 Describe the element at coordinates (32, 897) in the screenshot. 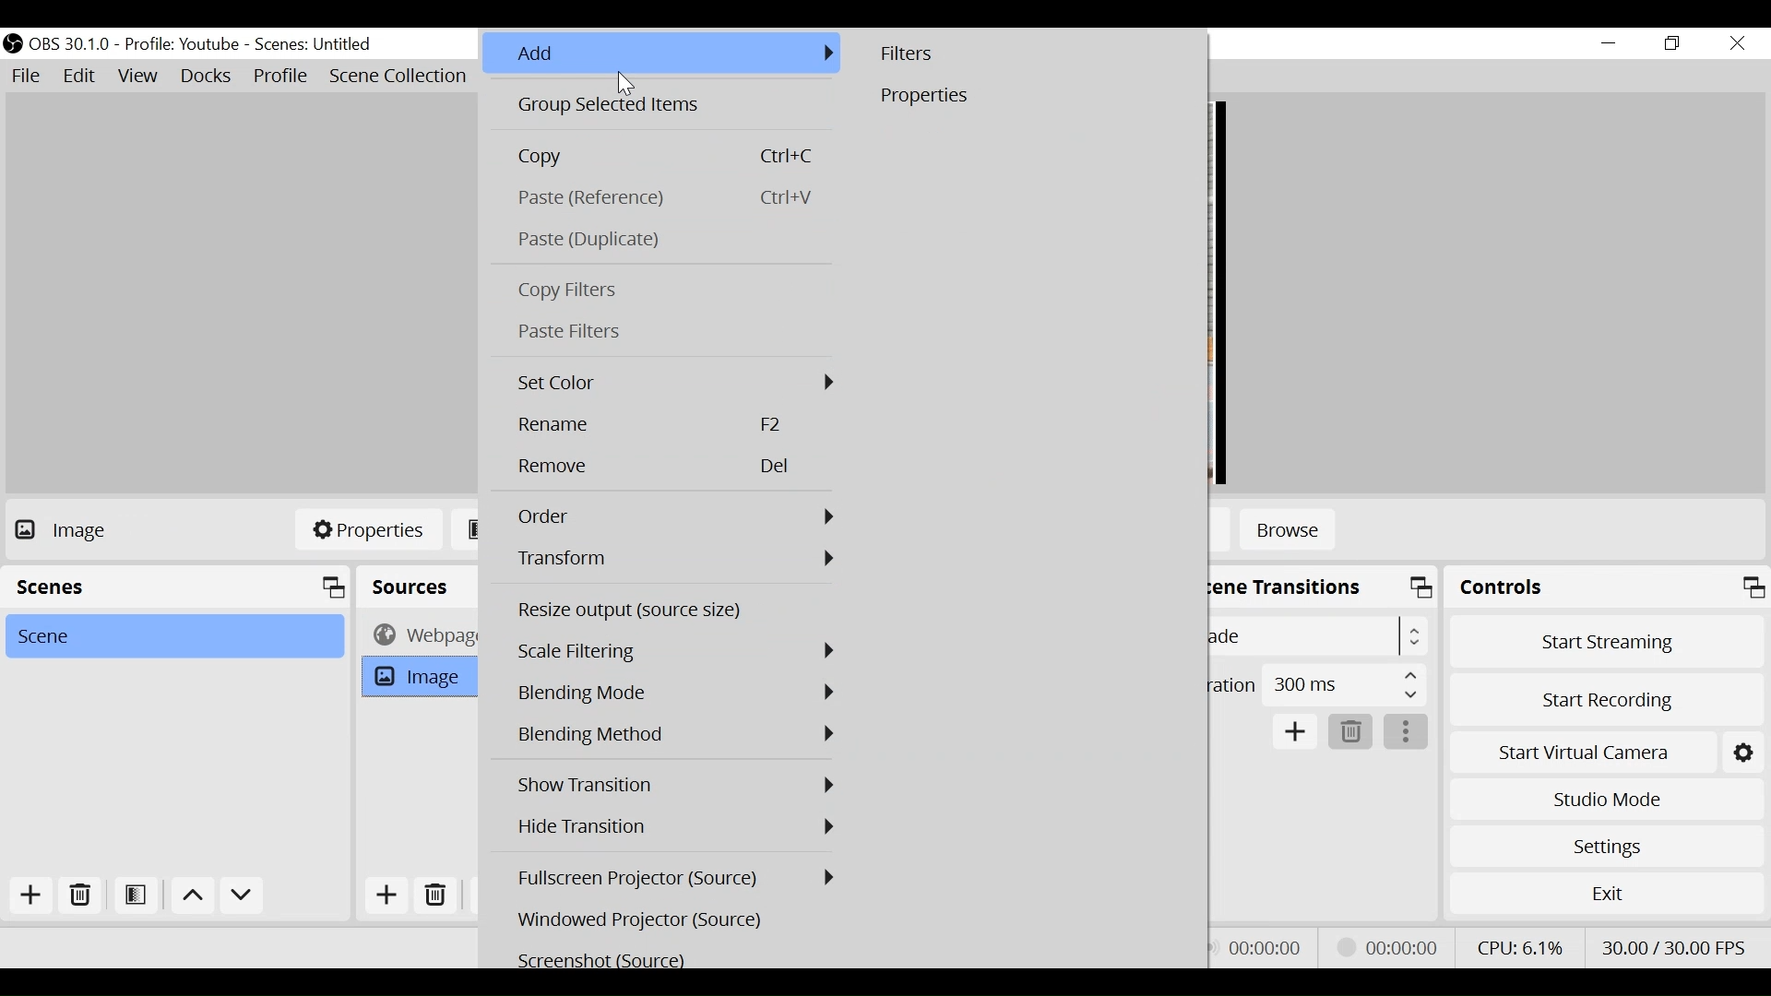

I see `Add` at that location.